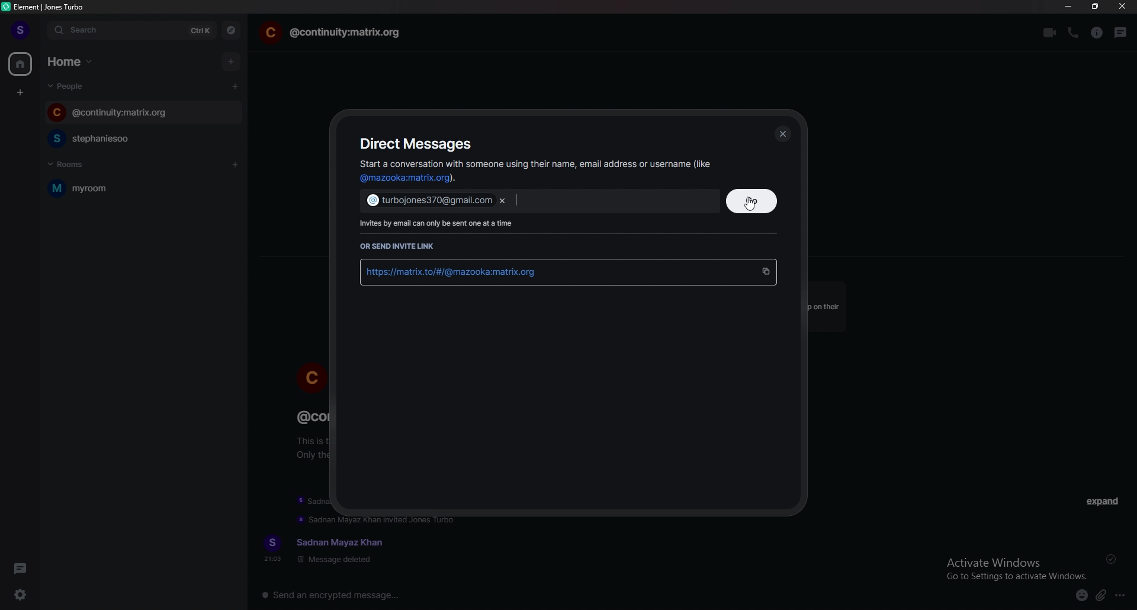 The height and width of the screenshot is (610, 1137). I want to click on minimize, so click(1068, 7).